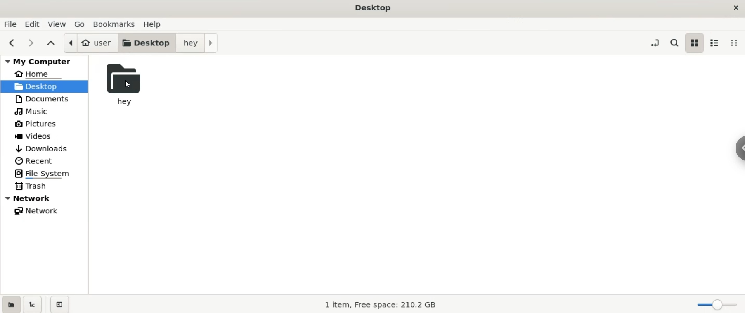 The width and height of the screenshot is (745, 313). I want to click on search, so click(674, 43).